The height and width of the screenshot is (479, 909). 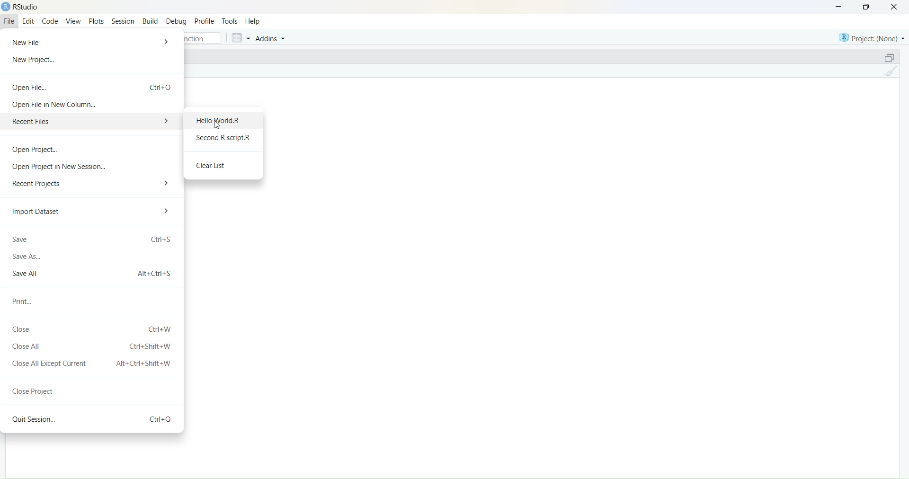 I want to click on Open File in New Column..., so click(x=53, y=104).